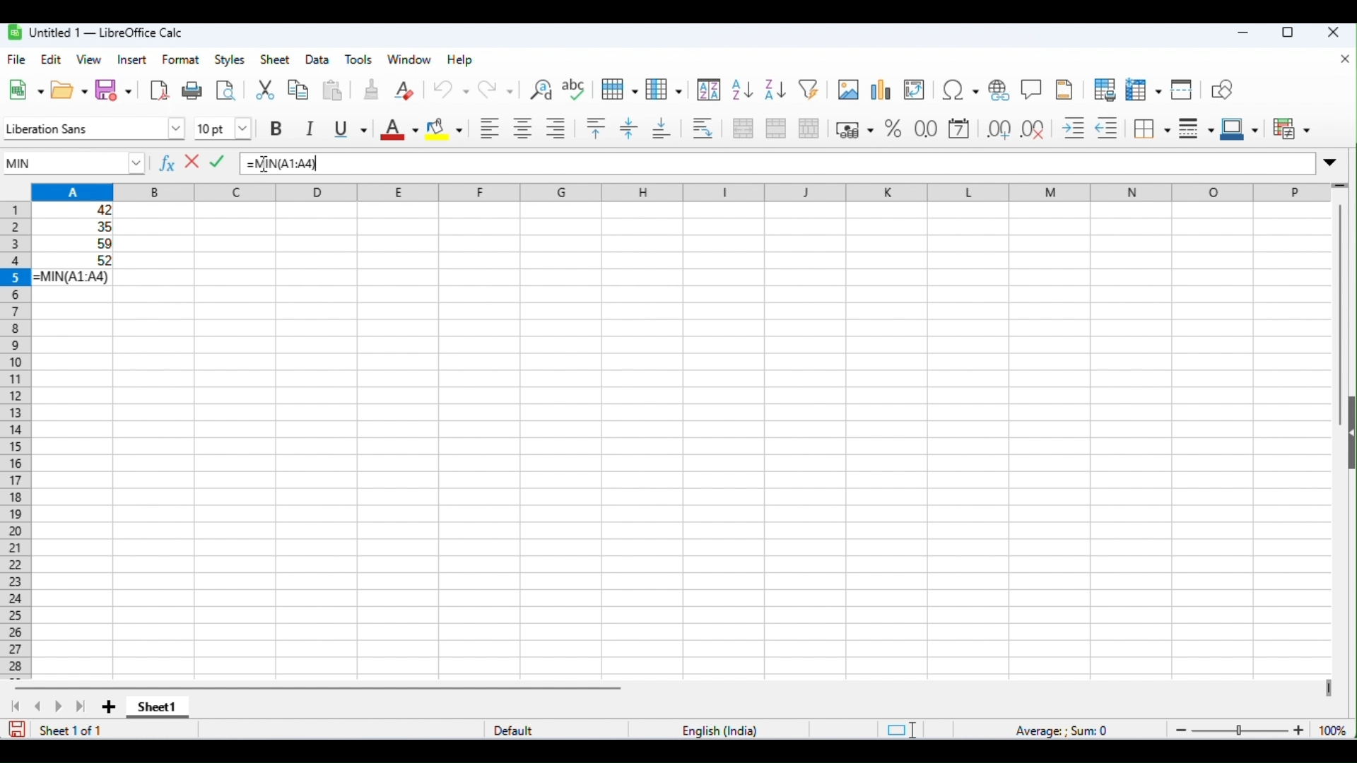  Describe the element at coordinates (76, 234) in the screenshot. I see `range of cells` at that location.